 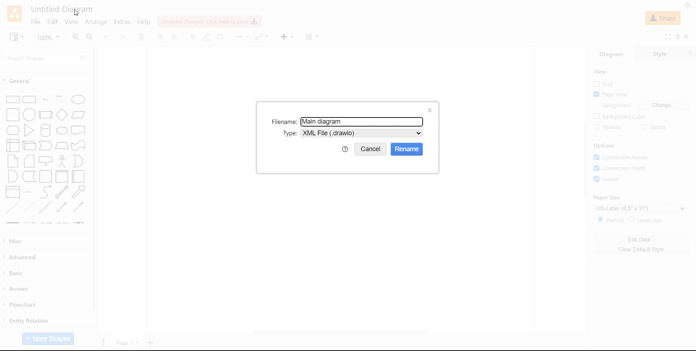 What do you see at coordinates (160, 37) in the screenshot?
I see `Bring to front ` at bounding box center [160, 37].